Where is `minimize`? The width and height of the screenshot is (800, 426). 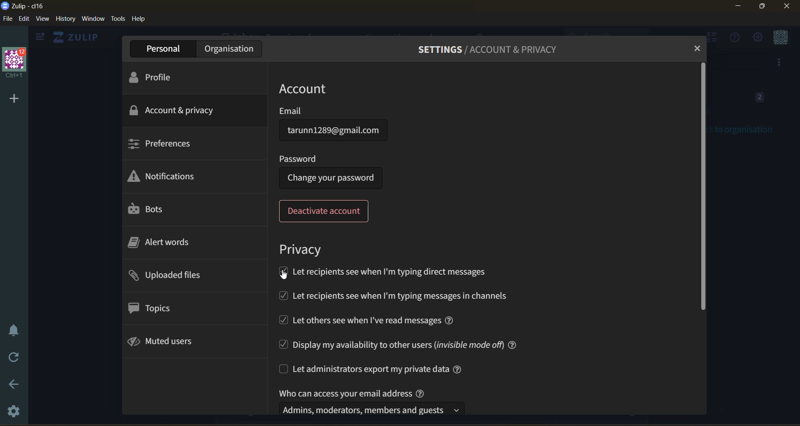
minimize is located at coordinates (739, 7).